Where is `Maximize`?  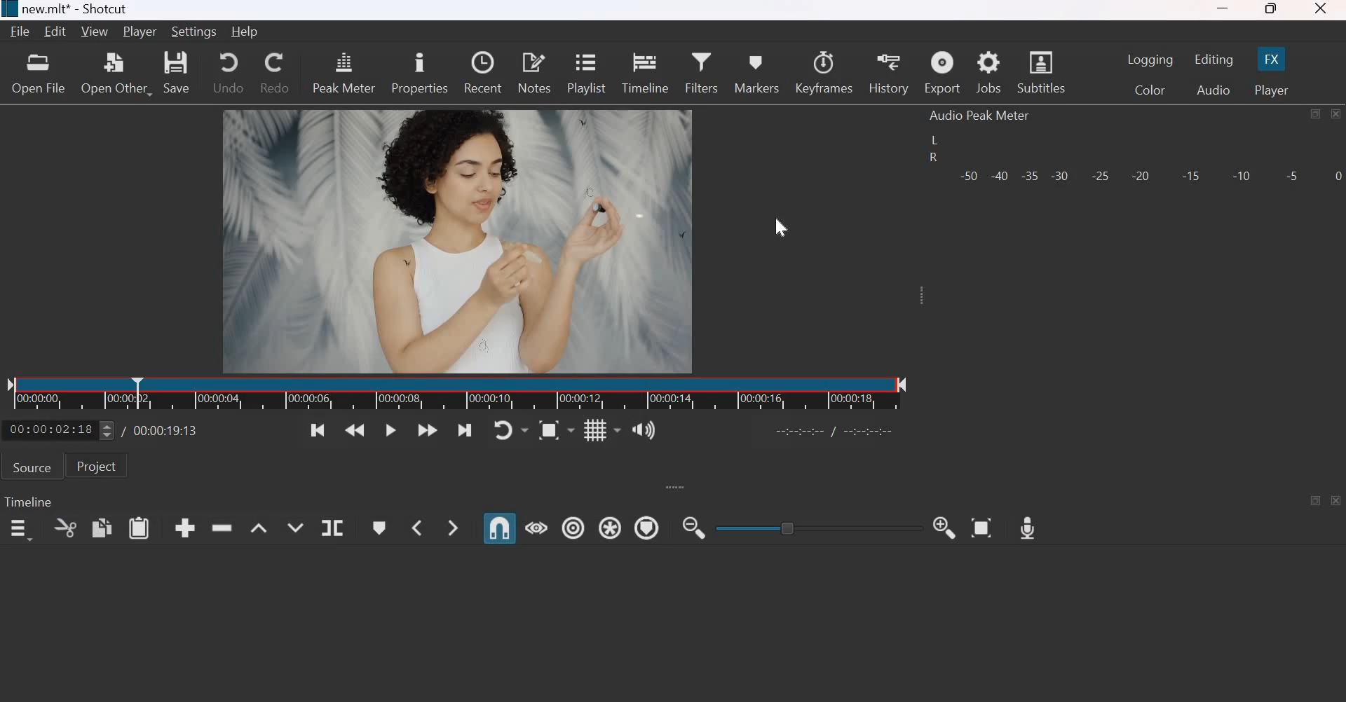
Maximize is located at coordinates (1272, 10).